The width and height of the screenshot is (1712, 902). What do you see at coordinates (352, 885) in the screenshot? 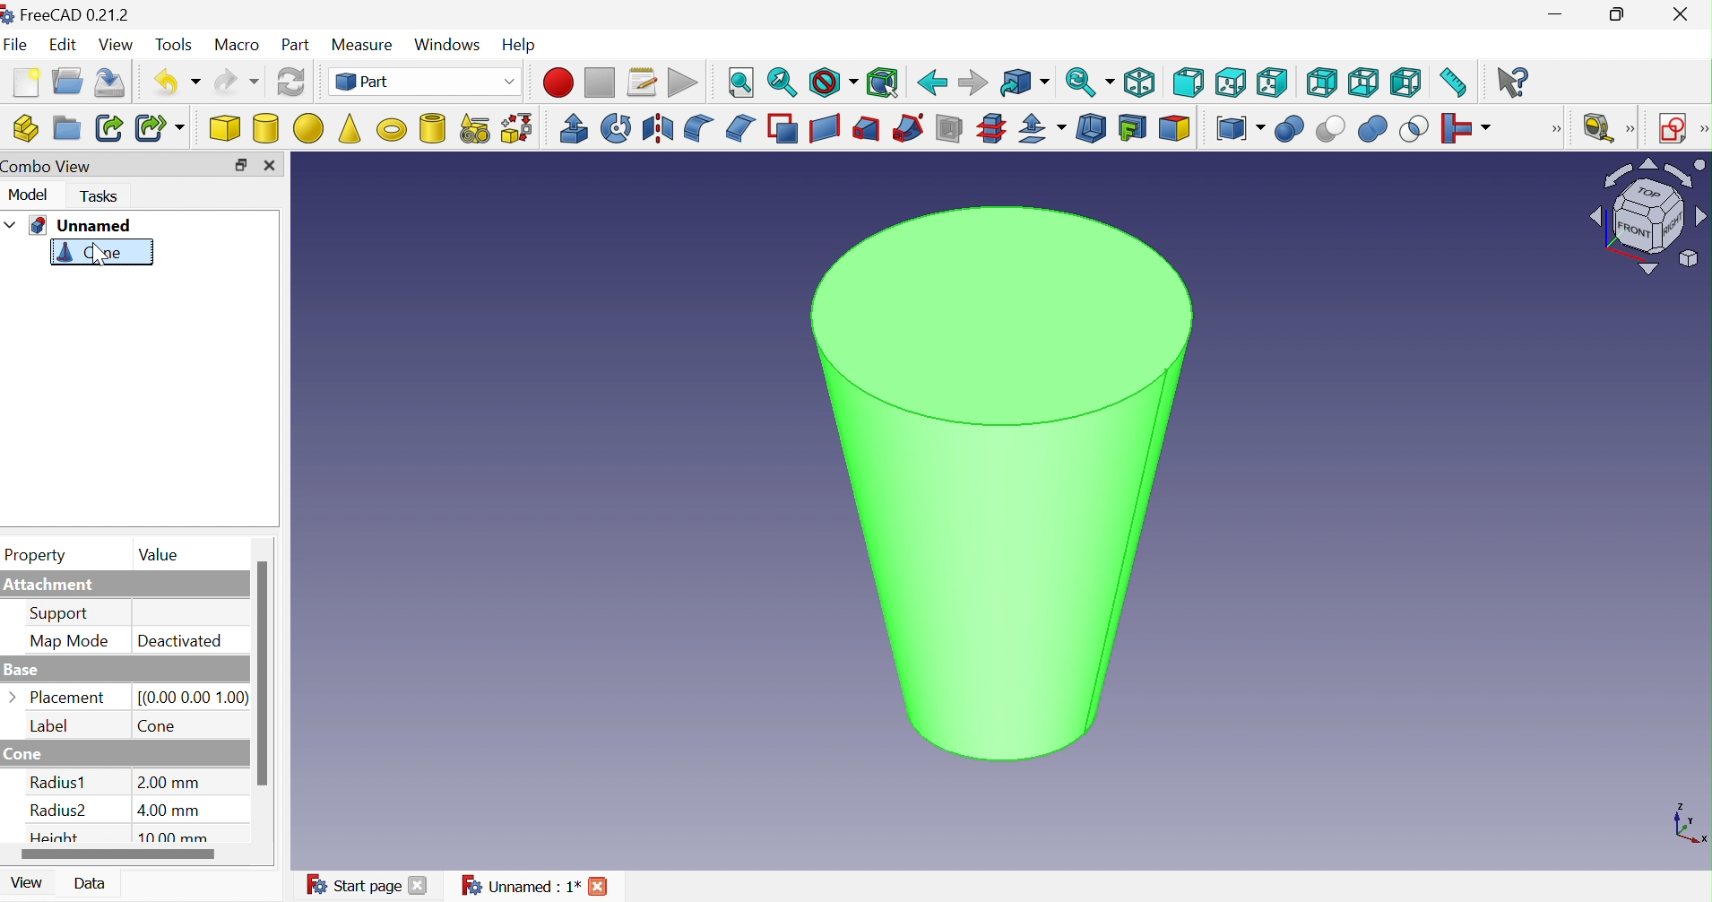
I see `Start page` at bounding box center [352, 885].